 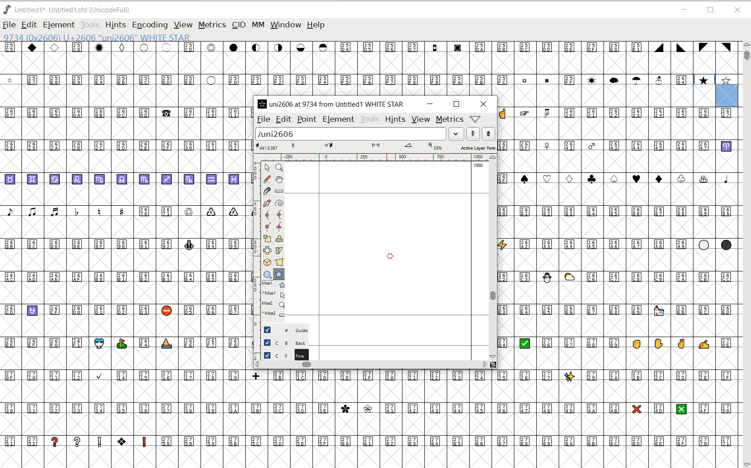 What do you see at coordinates (373, 157) in the screenshot?
I see `RULER` at bounding box center [373, 157].